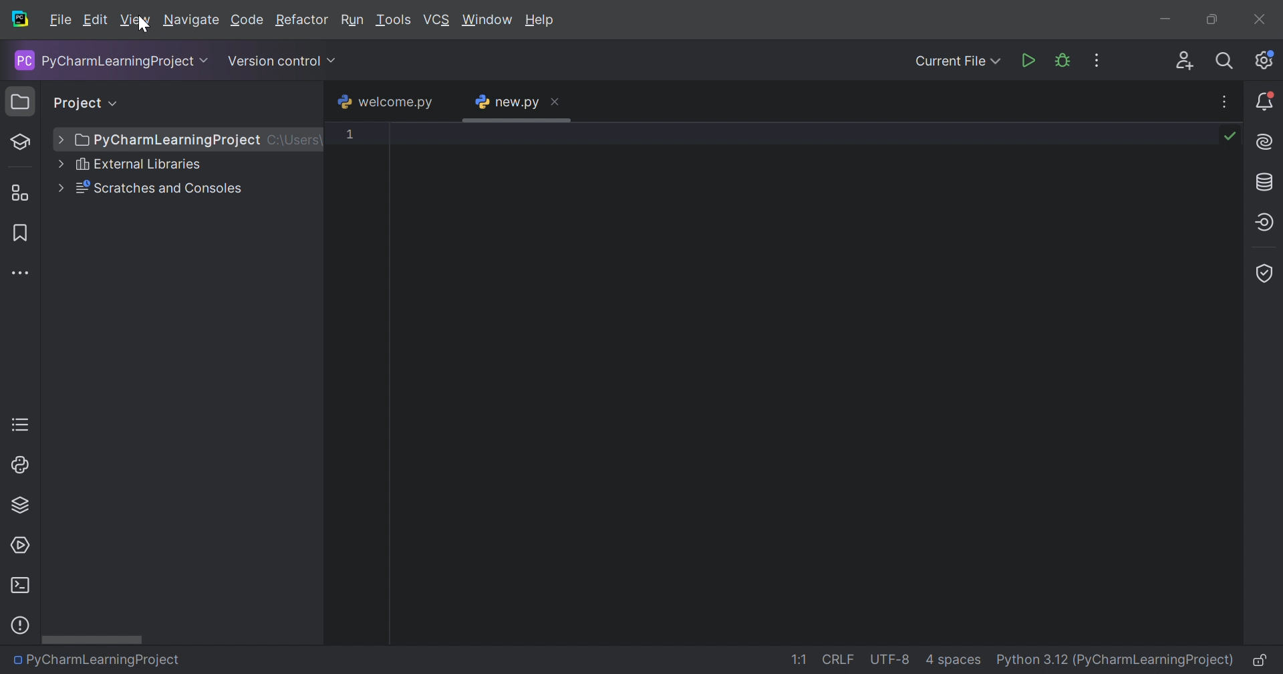 The width and height of the screenshot is (1283, 674). I want to click on Structure, so click(24, 194).